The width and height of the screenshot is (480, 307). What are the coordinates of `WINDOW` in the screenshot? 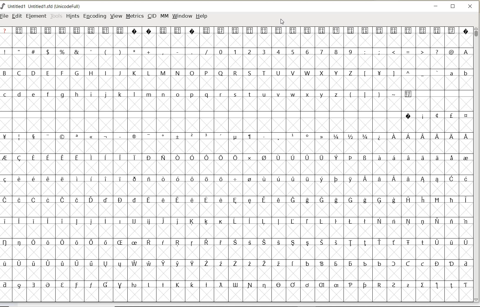 It's located at (182, 16).